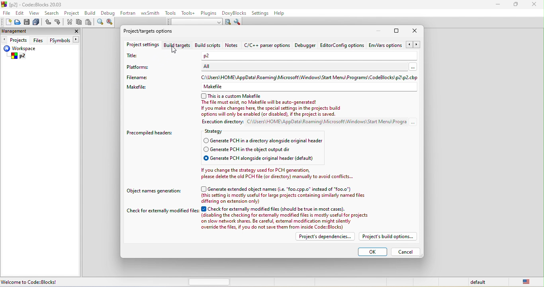  I want to click on undo, so click(49, 22).